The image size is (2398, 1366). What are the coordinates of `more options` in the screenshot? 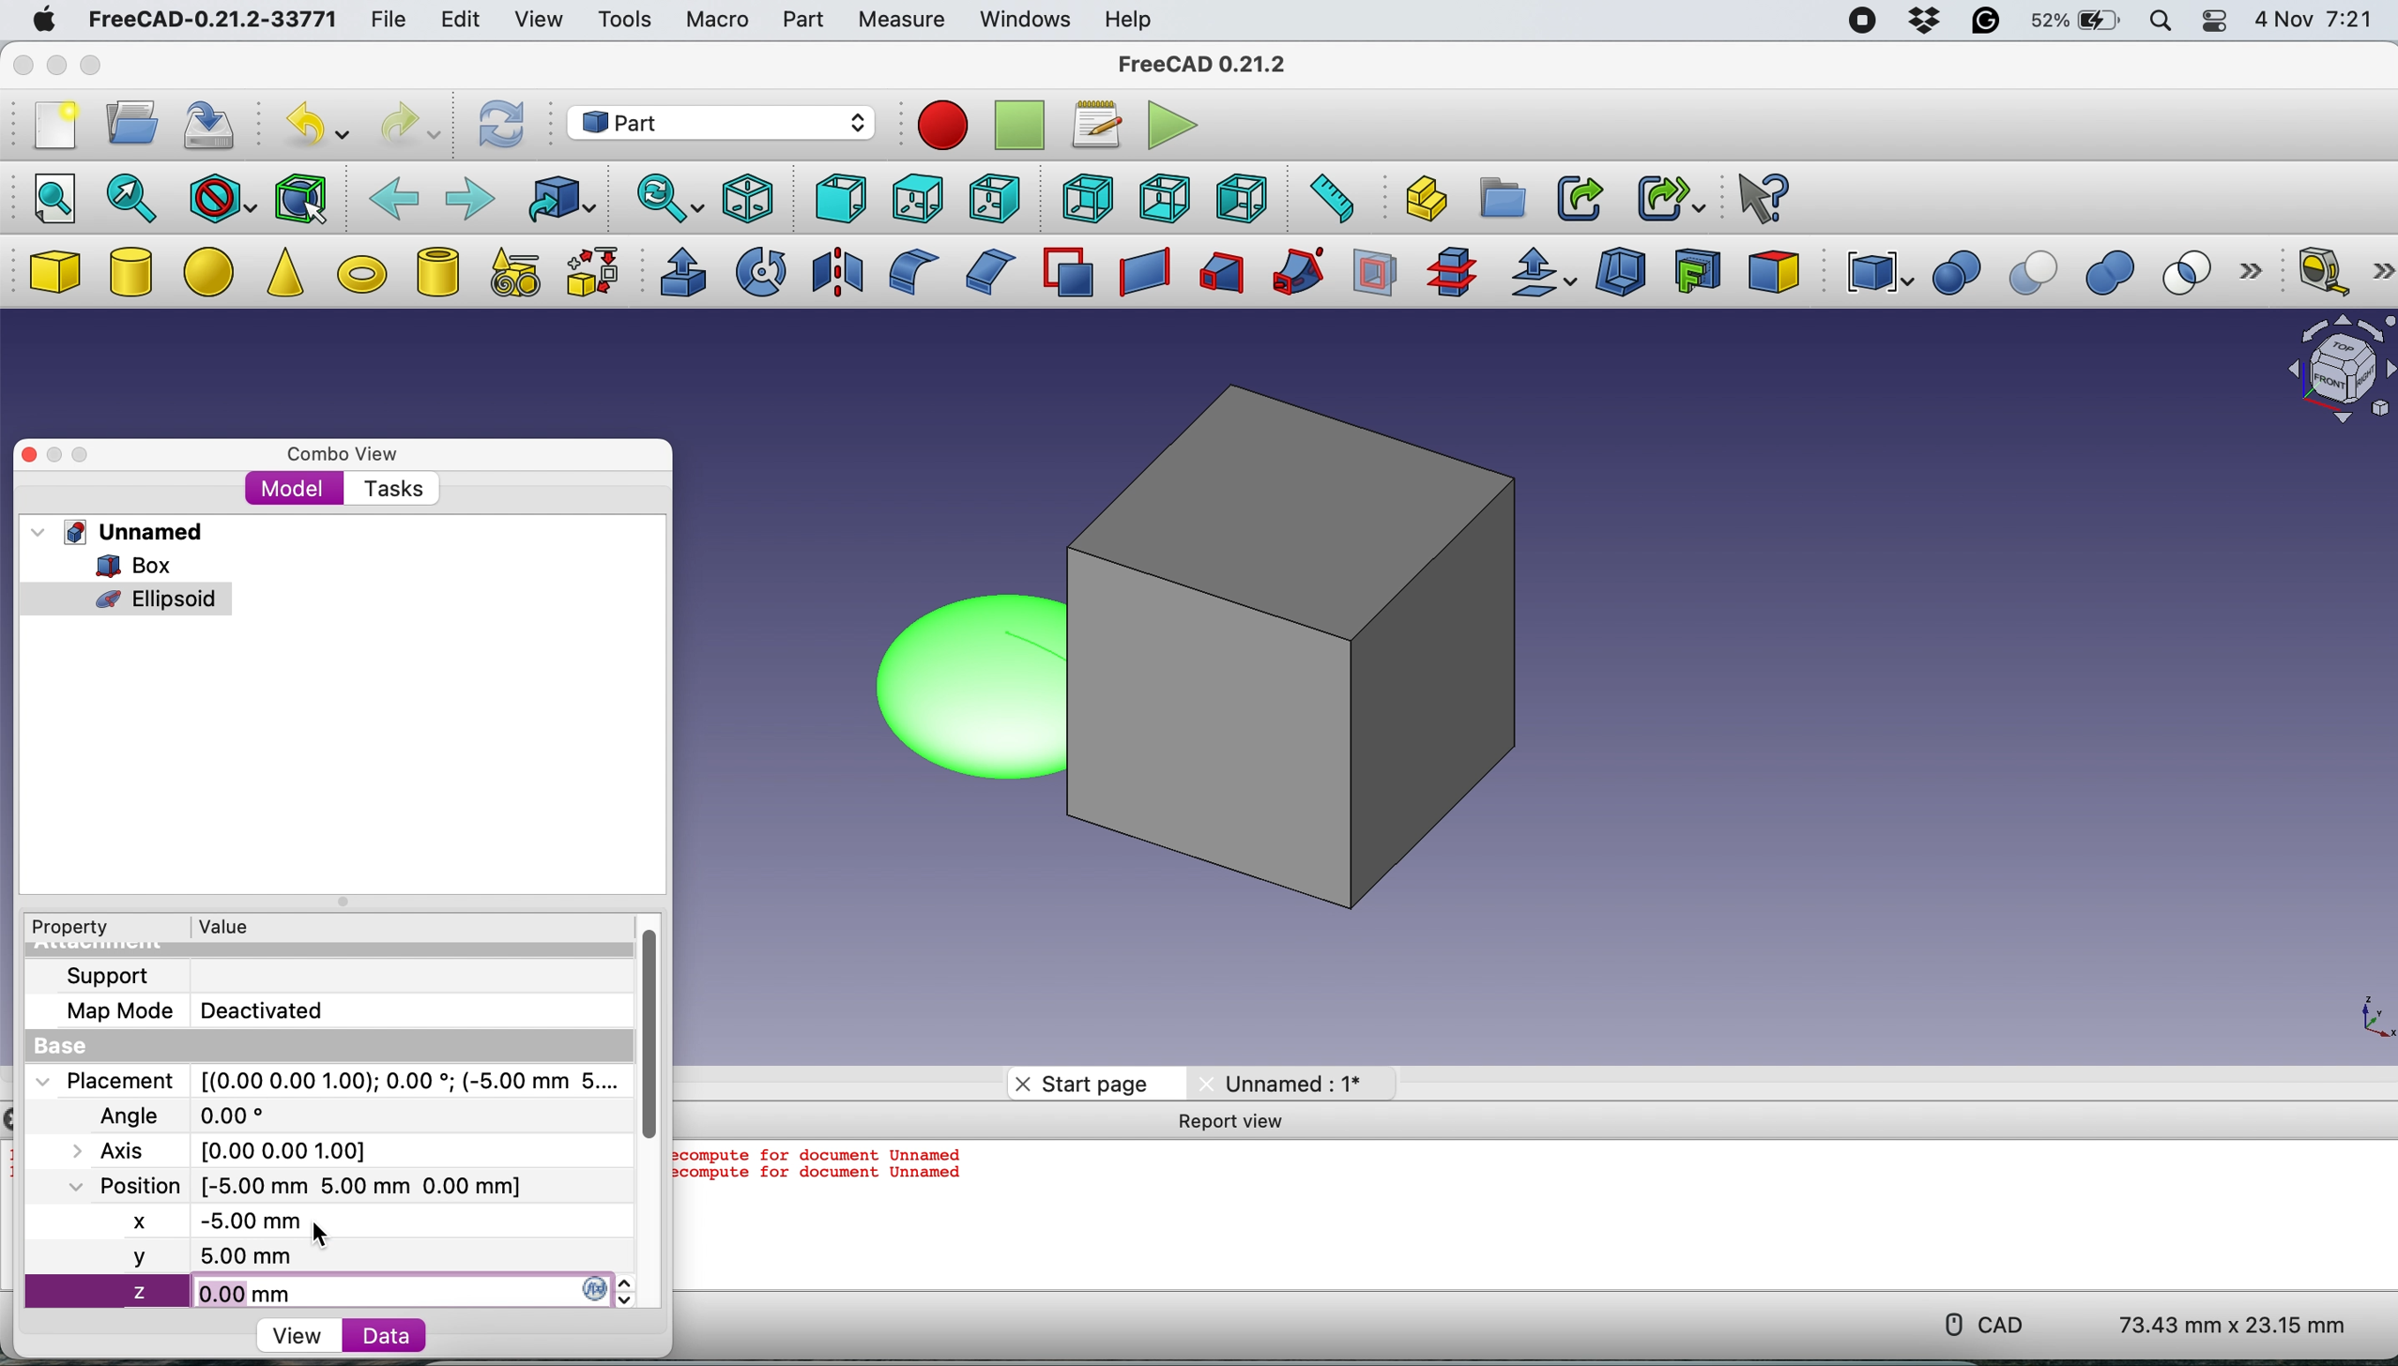 It's located at (2258, 273).